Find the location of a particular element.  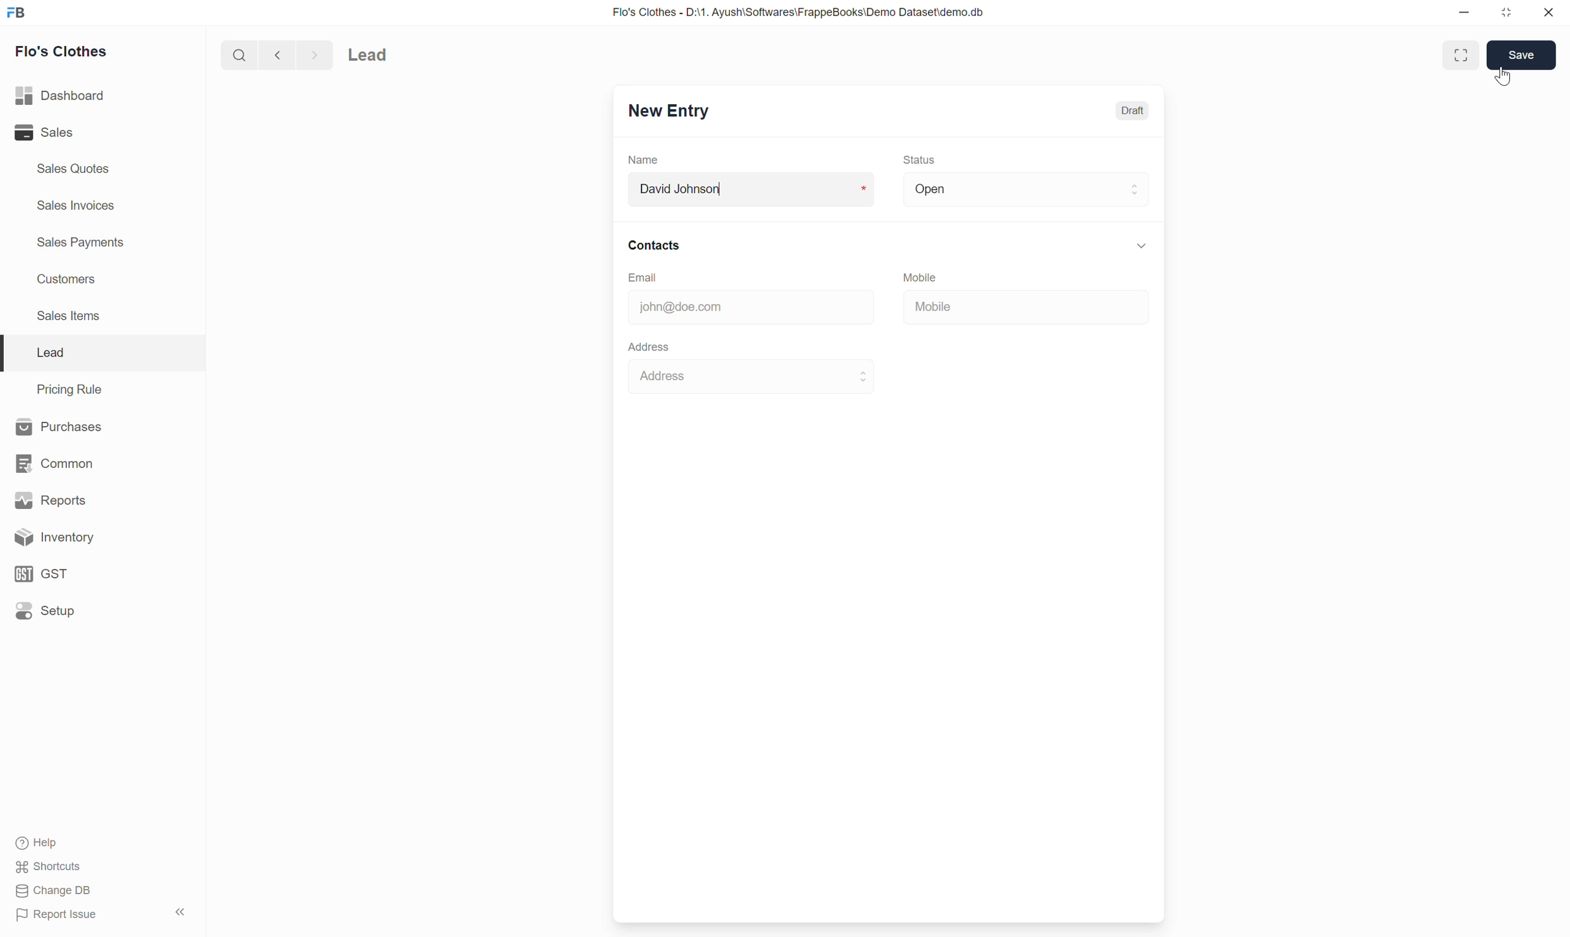

Sales Invoices is located at coordinates (80, 205).